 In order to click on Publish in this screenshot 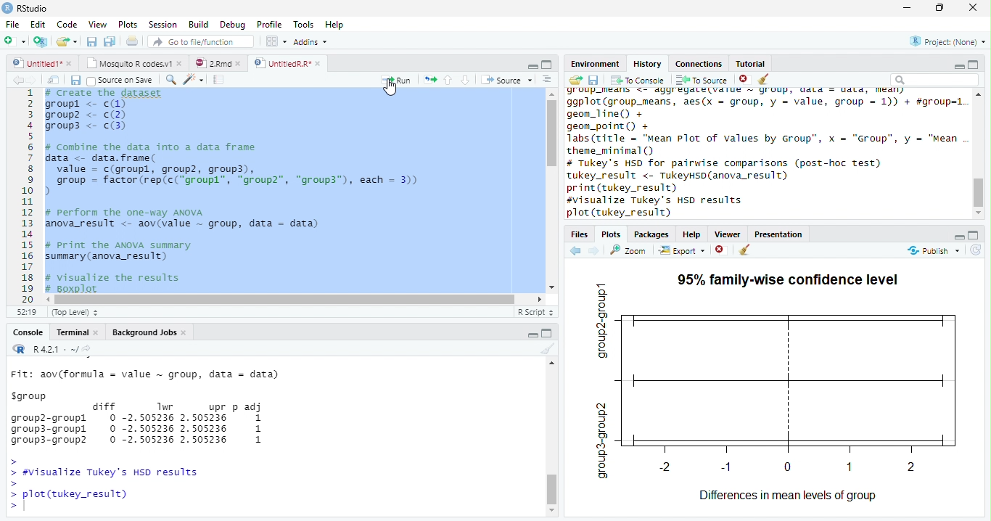, I will do `click(934, 250)`.